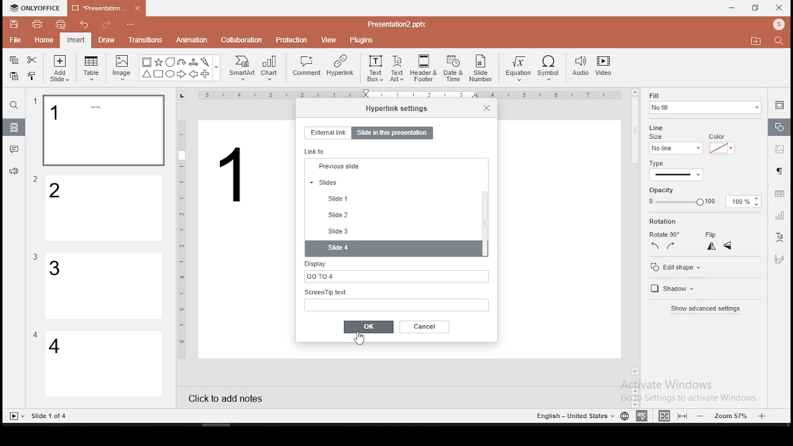 This screenshot has height=446, width=793. I want to click on find, so click(14, 105).